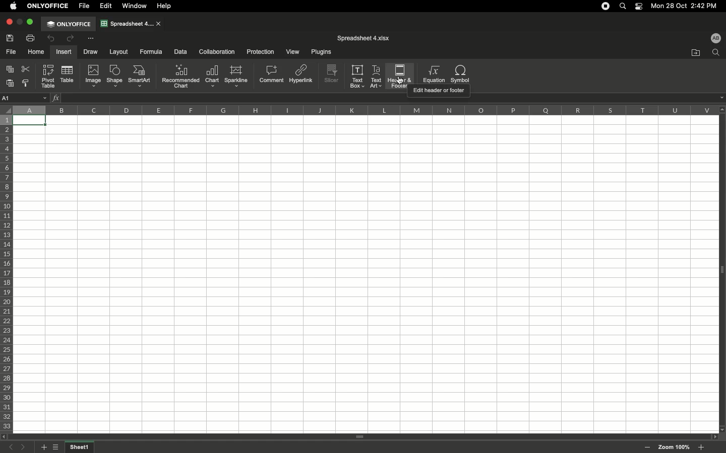  I want to click on Previous sheet, so click(13, 448).